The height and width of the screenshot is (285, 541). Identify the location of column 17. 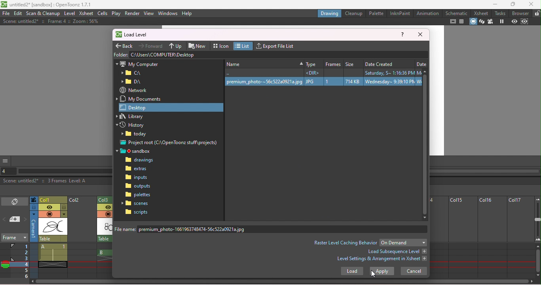
(520, 237).